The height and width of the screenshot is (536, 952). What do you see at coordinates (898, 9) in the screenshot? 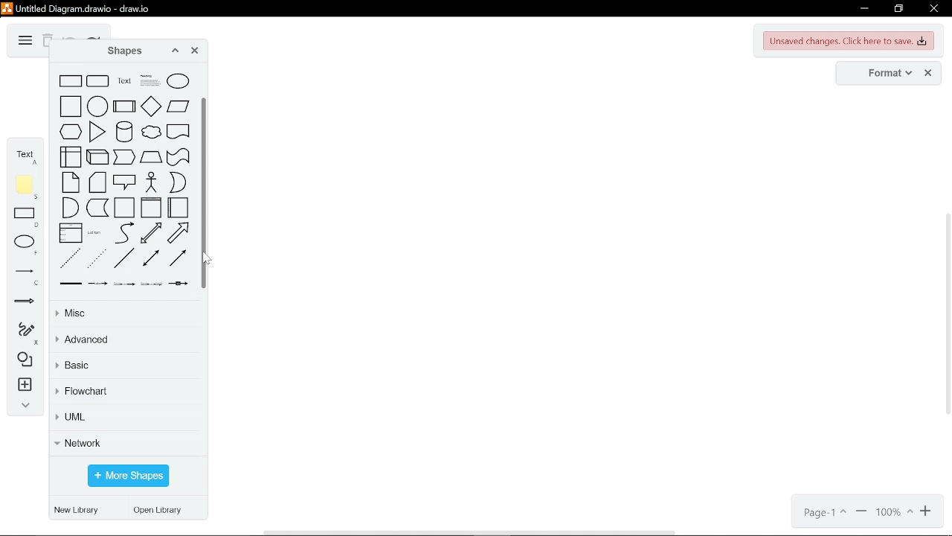
I see `restore down` at bounding box center [898, 9].